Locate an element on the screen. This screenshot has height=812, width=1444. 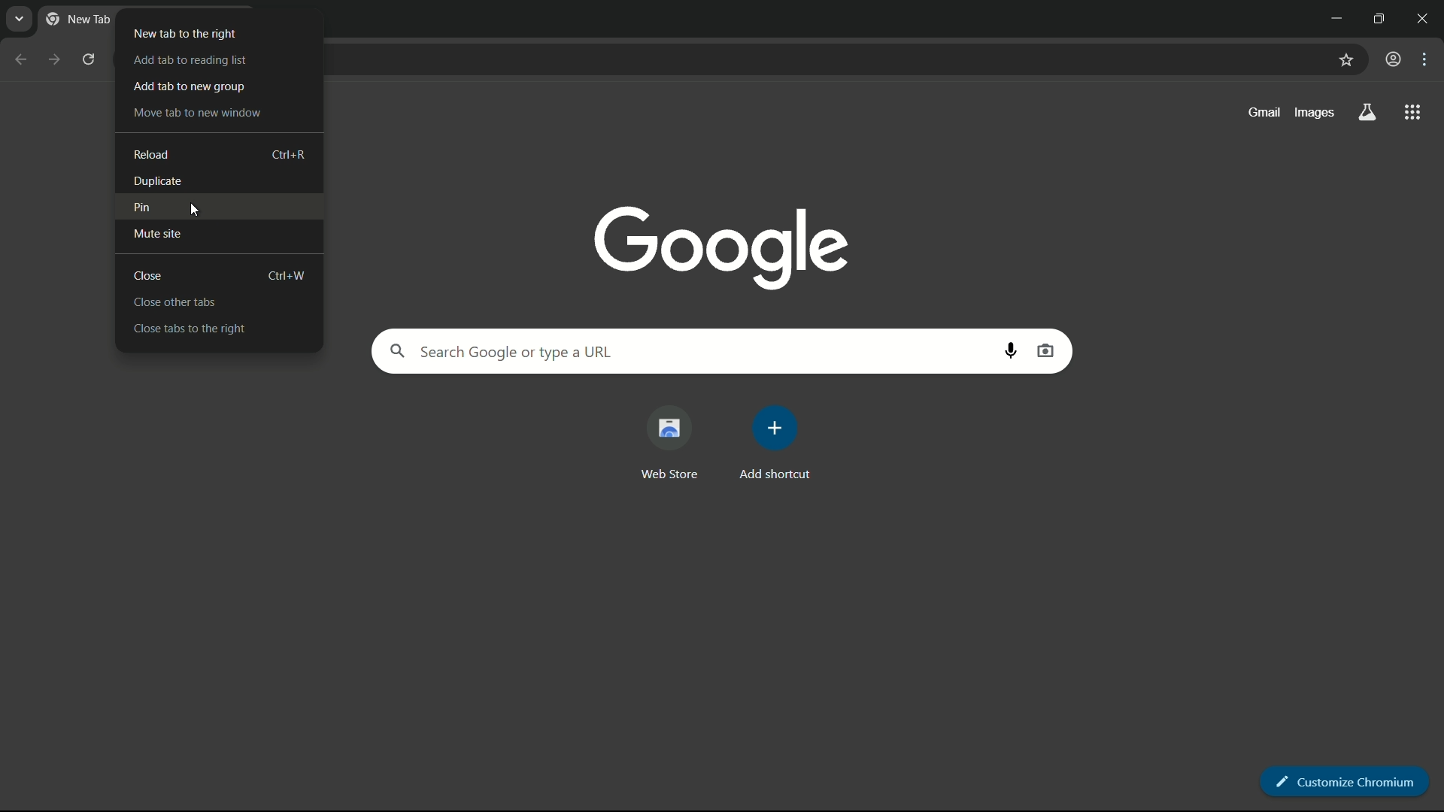
cursor is located at coordinates (193, 208).